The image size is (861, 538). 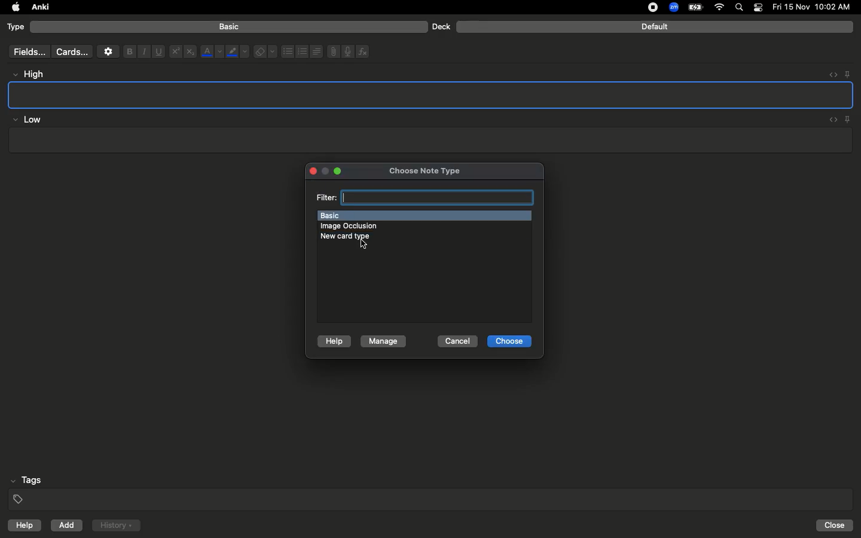 I want to click on Bold, so click(x=129, y=51).